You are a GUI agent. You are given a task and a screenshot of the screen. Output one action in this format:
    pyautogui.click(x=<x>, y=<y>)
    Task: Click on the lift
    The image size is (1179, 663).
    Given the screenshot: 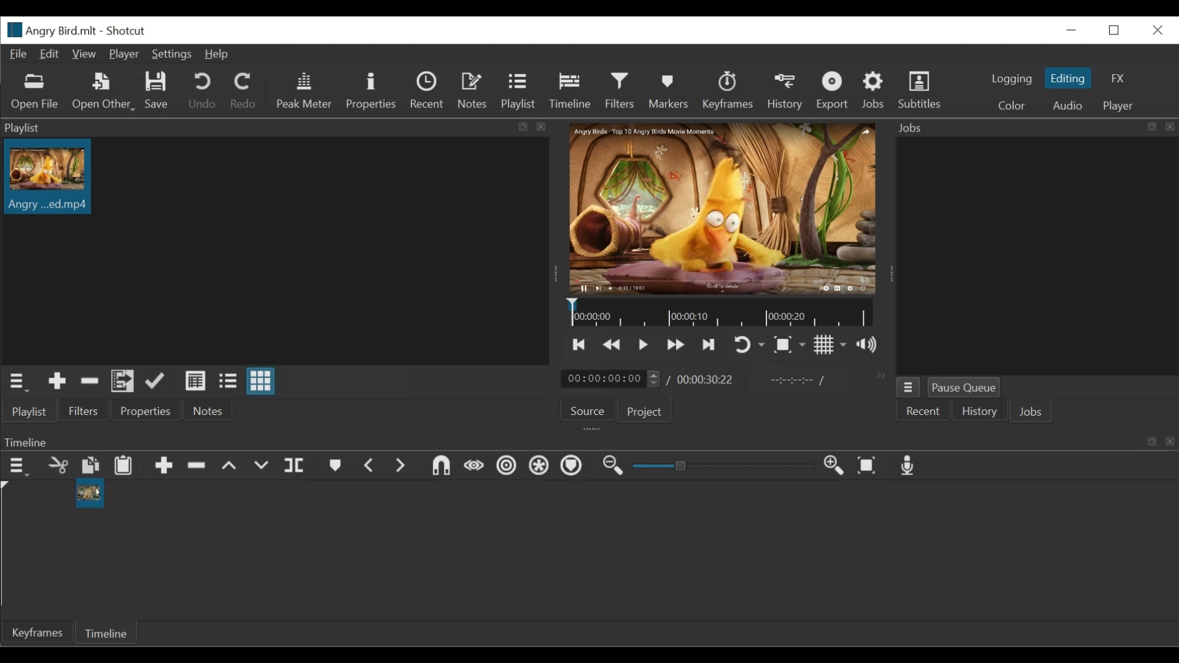 What is the action you would take?
    pyautogui.click(x=229, y=467)
    